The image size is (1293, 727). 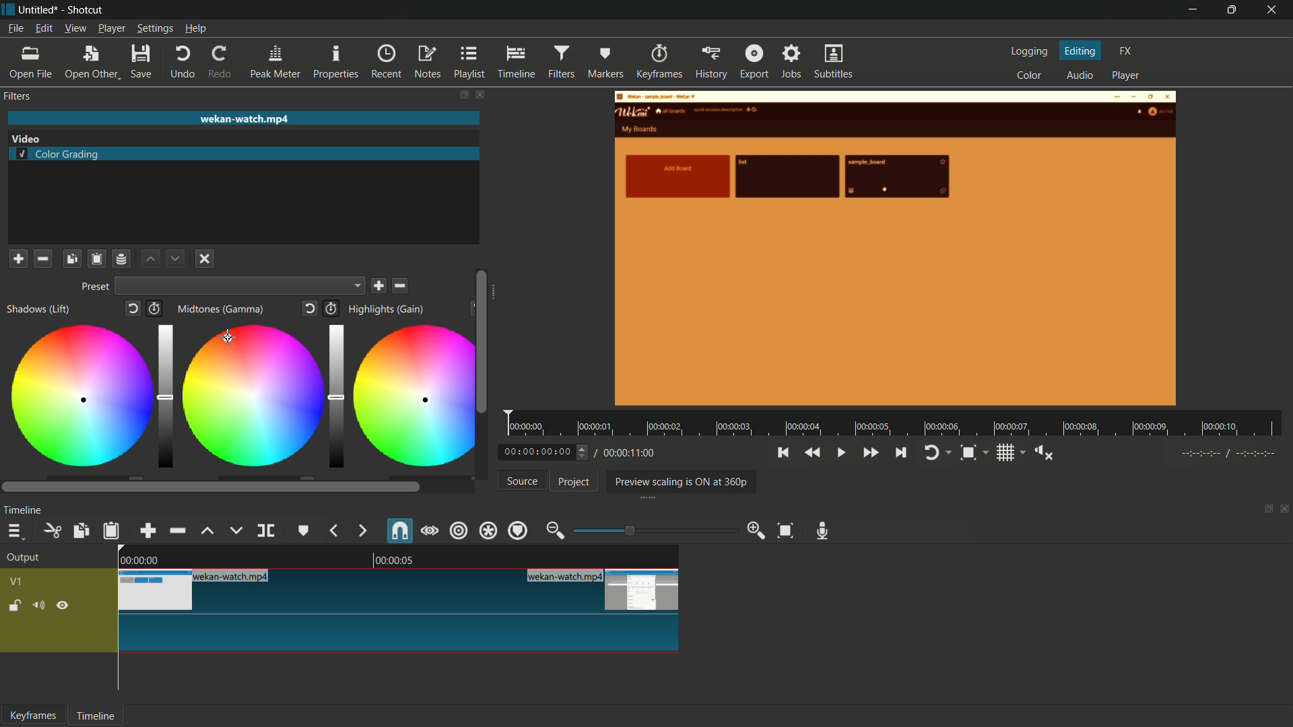 What do you see at coordinates (406, 561) in the screenshot?
I see `00.00.05` at bounding box center [406, 561].